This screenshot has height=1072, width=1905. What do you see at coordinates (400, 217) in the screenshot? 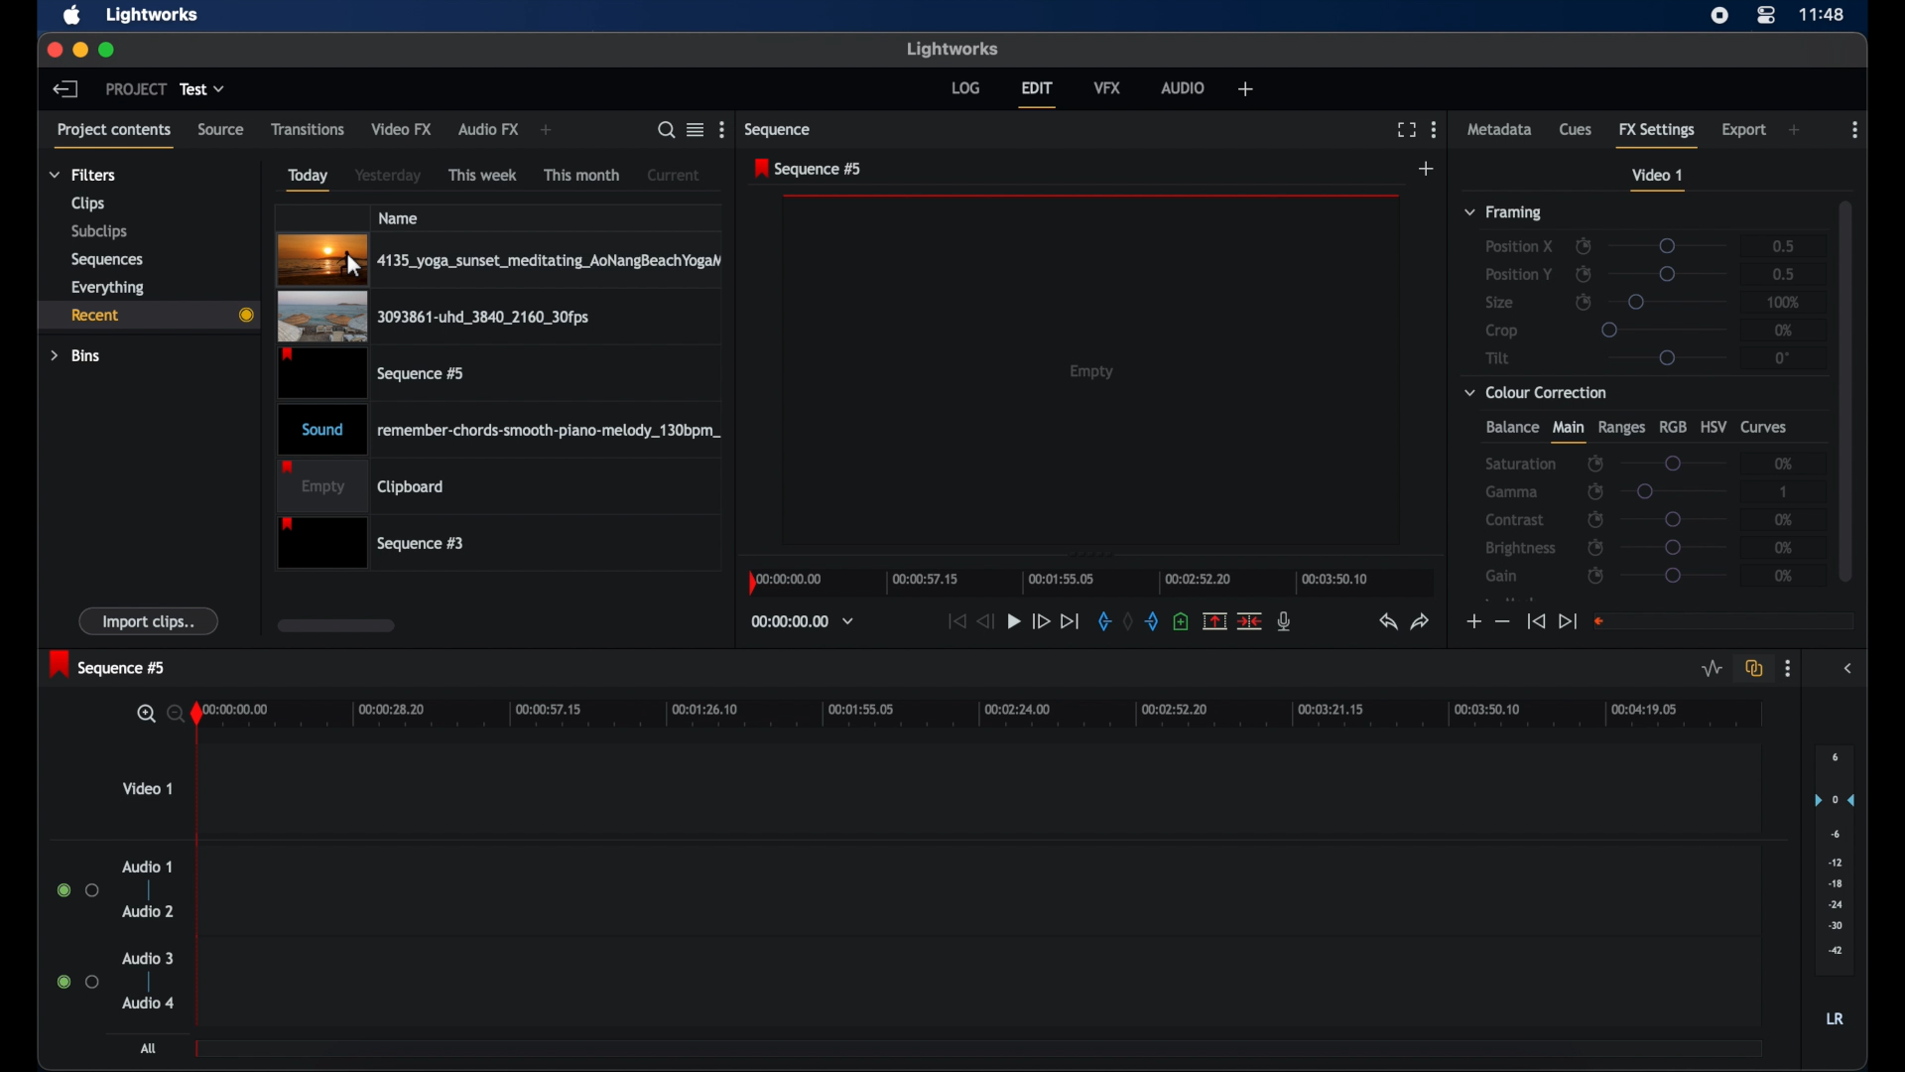
I see `name` at bounding box center [400, 217].